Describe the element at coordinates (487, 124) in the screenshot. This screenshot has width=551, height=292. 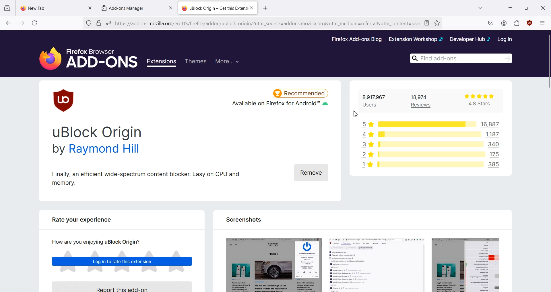
I see `16,887 users` at that location.